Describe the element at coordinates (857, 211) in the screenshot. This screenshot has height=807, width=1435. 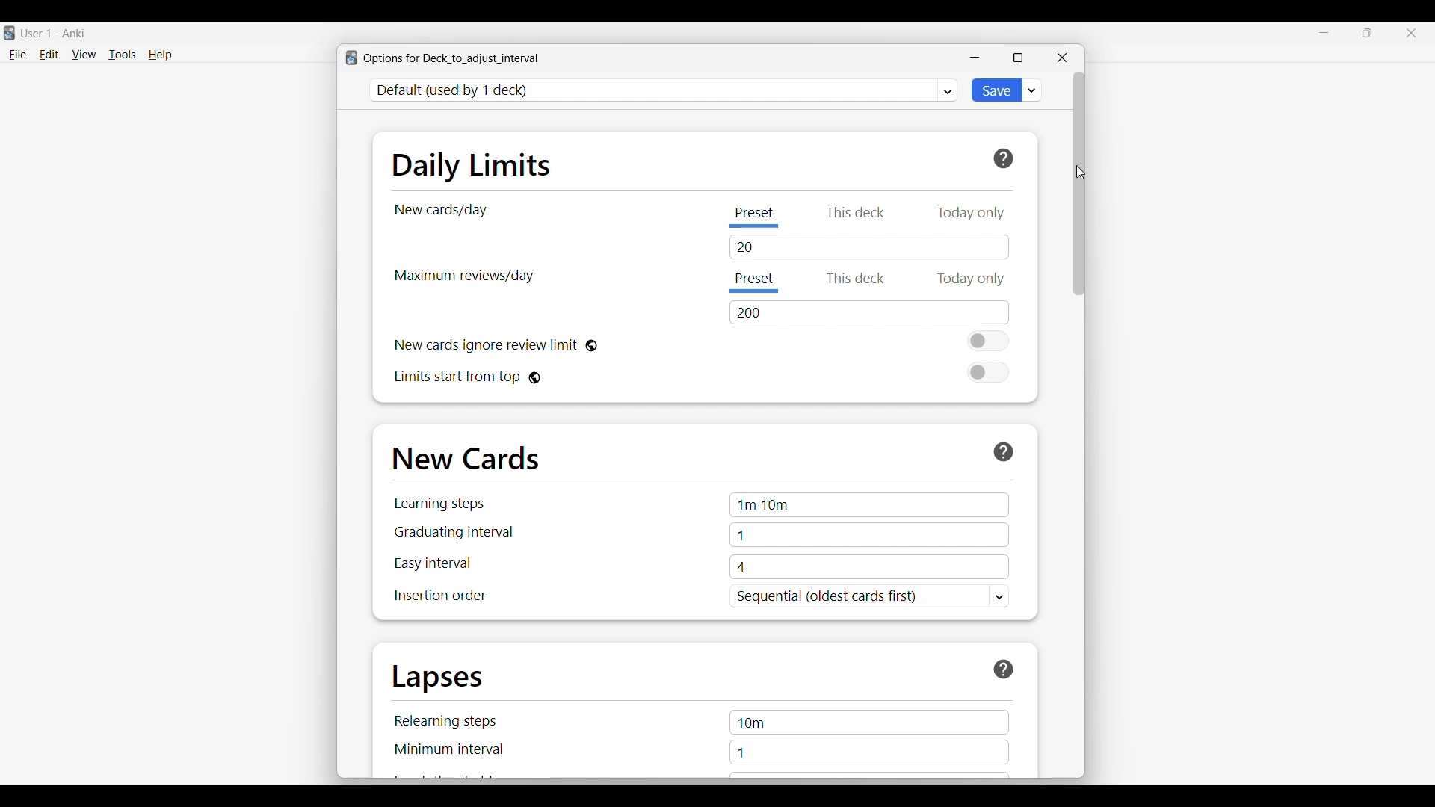
I see `This deck` at that location.